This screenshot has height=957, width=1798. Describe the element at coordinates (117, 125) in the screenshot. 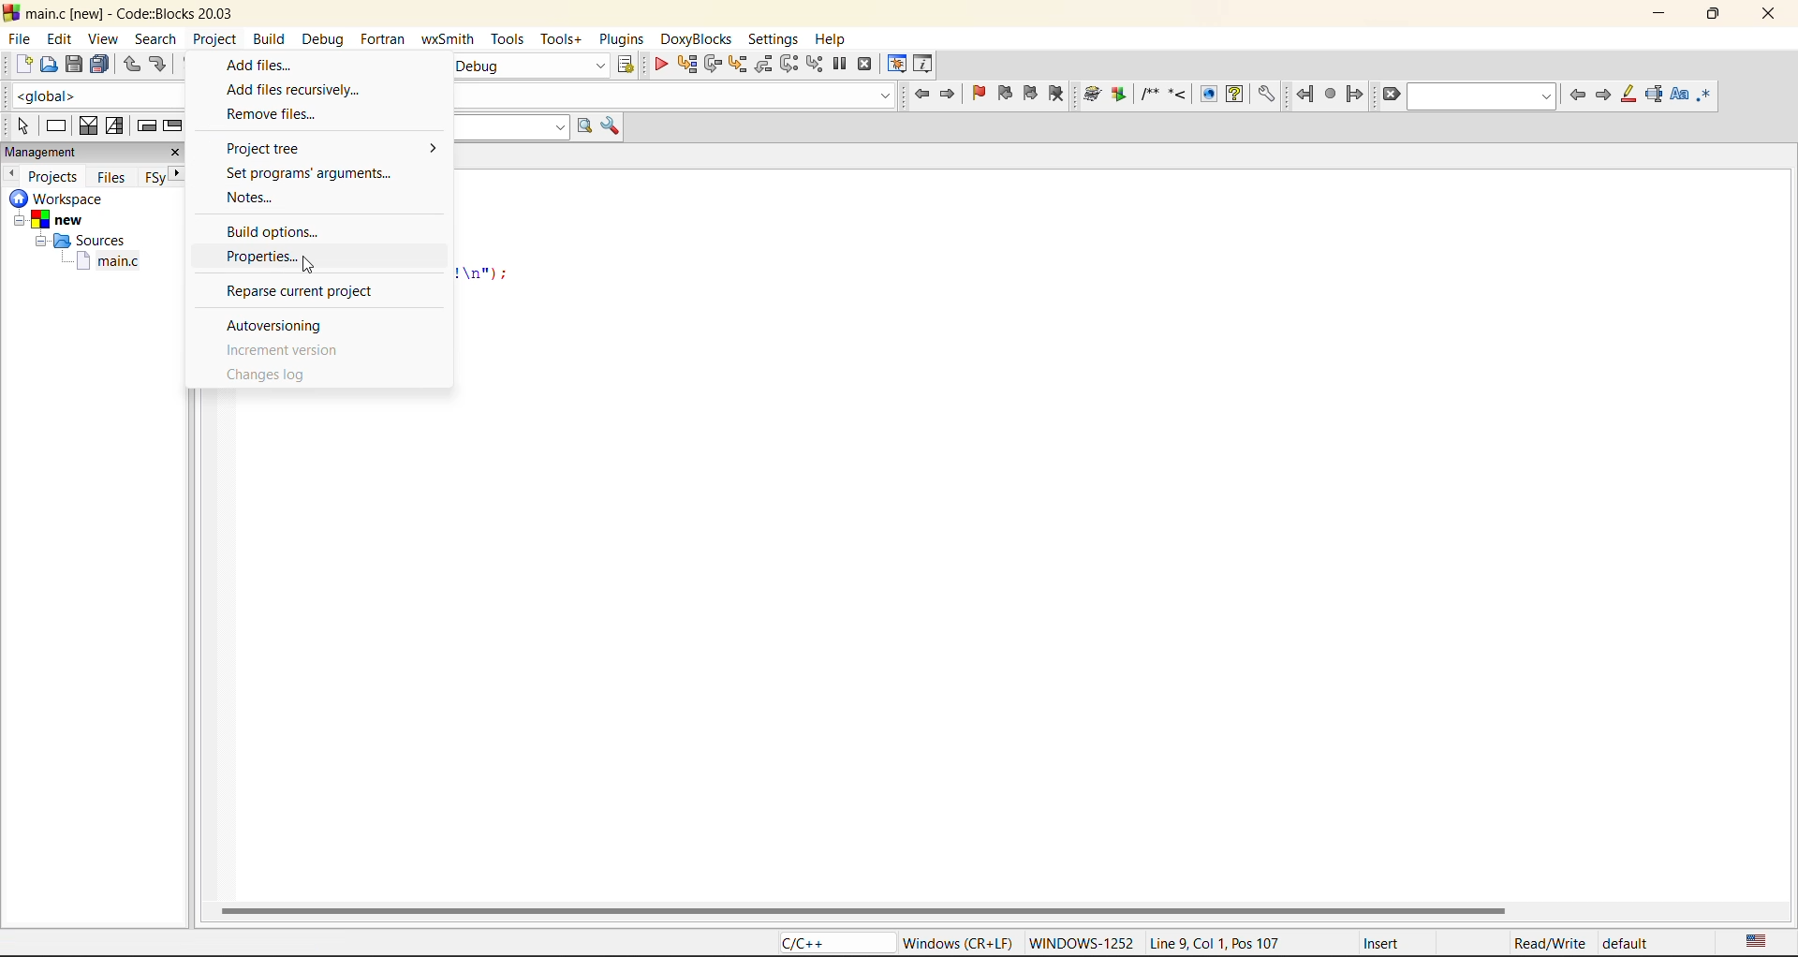

I see `selection` at that location.